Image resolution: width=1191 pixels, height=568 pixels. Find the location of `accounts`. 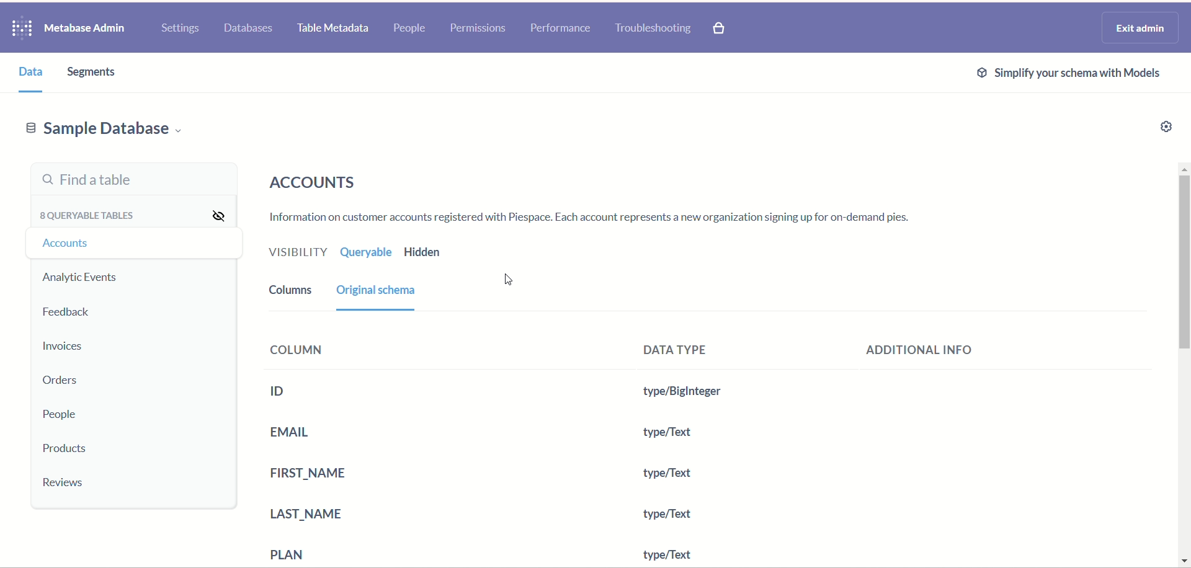

accounts is located at coordinates (319, 184).